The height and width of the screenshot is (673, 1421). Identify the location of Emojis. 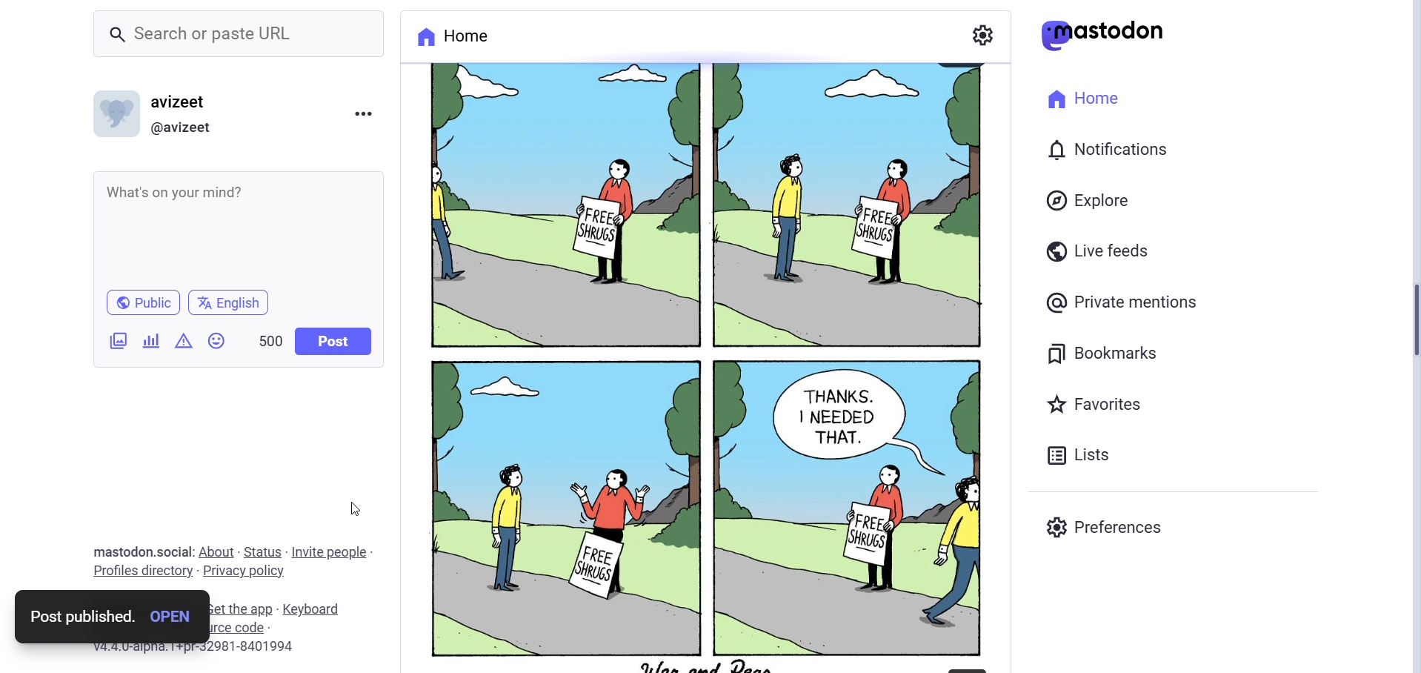
(219, 342).